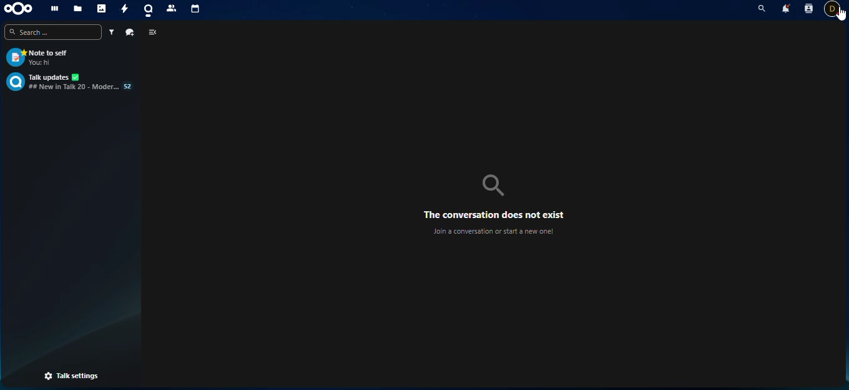  Describe the element at coordinates (196, 11) in the screenshot. I see `calendar` at that location.